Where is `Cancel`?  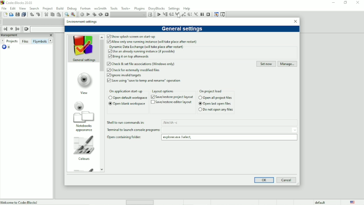 Cancel is located at coordinates (287, 180).